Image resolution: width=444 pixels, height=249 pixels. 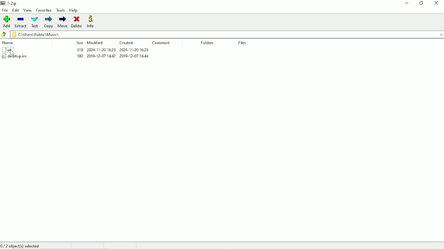 What do you see at coordinates (20, 22) in the screenshot?
I see `Extract` at bounding box center [20, 22].